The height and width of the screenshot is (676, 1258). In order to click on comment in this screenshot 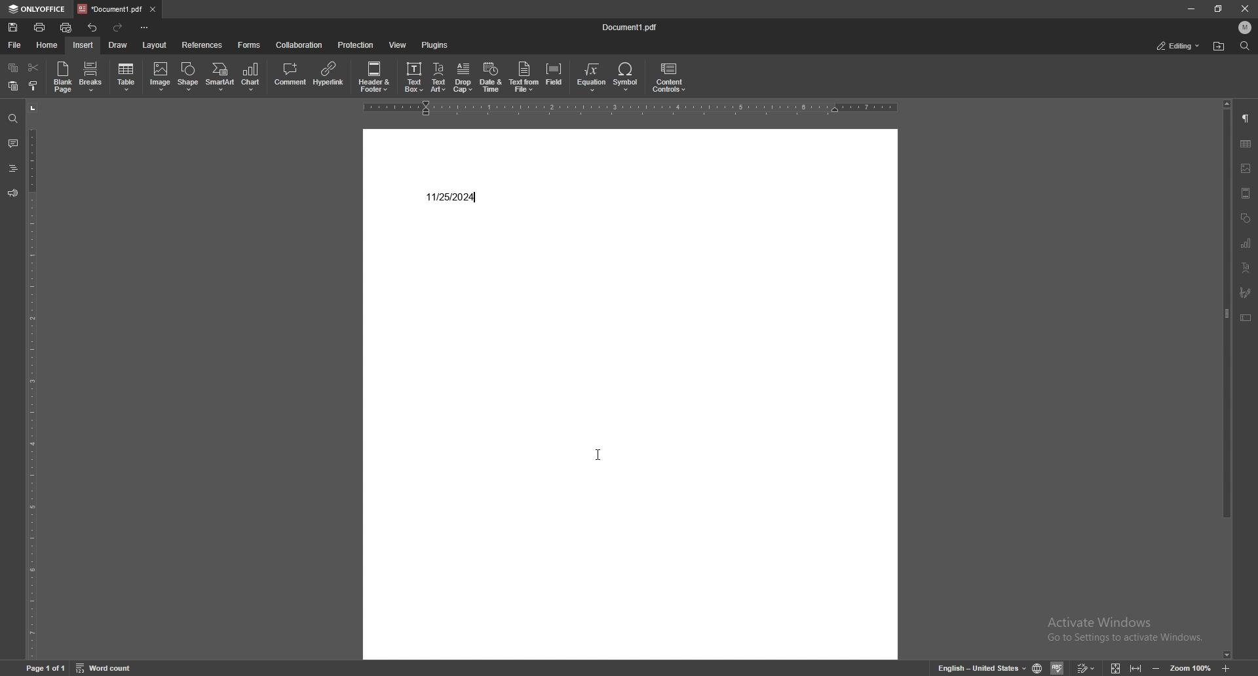, I will do `click(290, 75)`.